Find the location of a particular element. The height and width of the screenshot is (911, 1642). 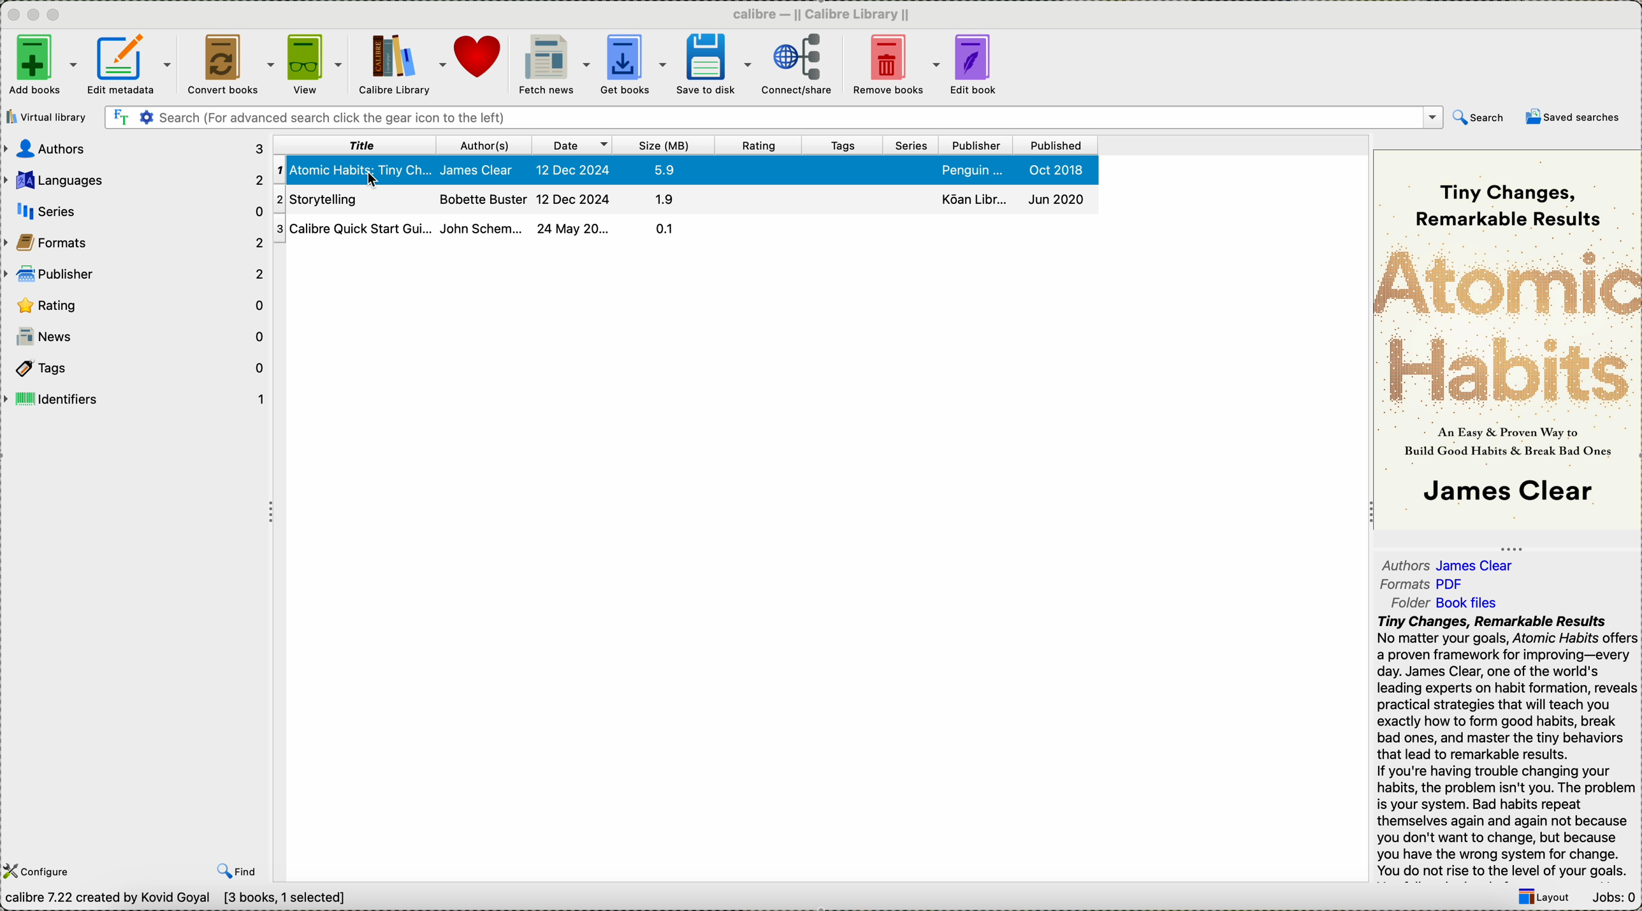

connect/share is located at coordinates (797, 67).